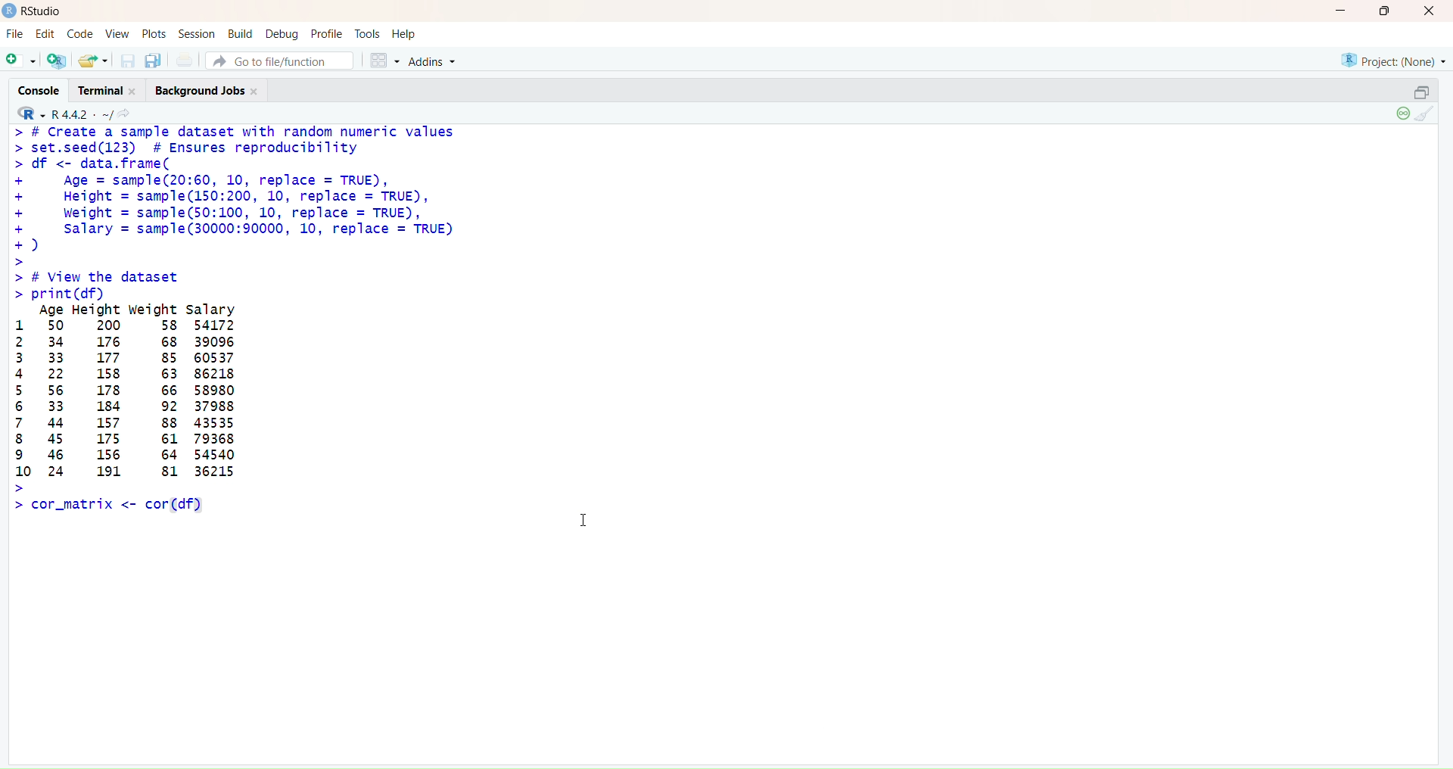 The height and width of the screenshot is (769, 1453). Describe the element at coordinates (129, 114) in the screenshot. I see `Show in new window` at that location.